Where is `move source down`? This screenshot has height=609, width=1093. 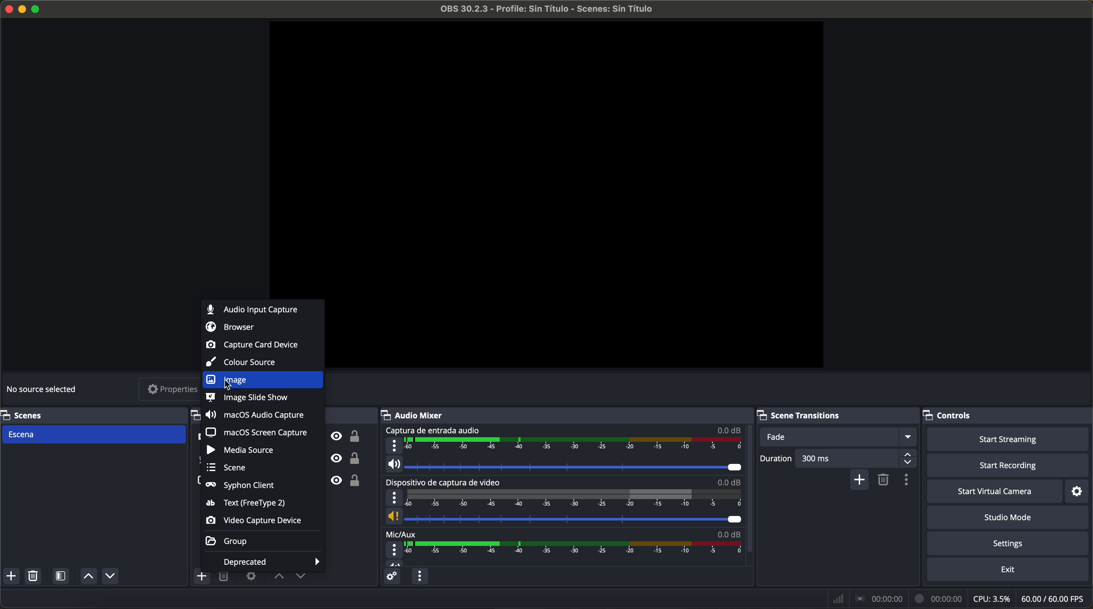
move source down is located at coordinates (299, 578).